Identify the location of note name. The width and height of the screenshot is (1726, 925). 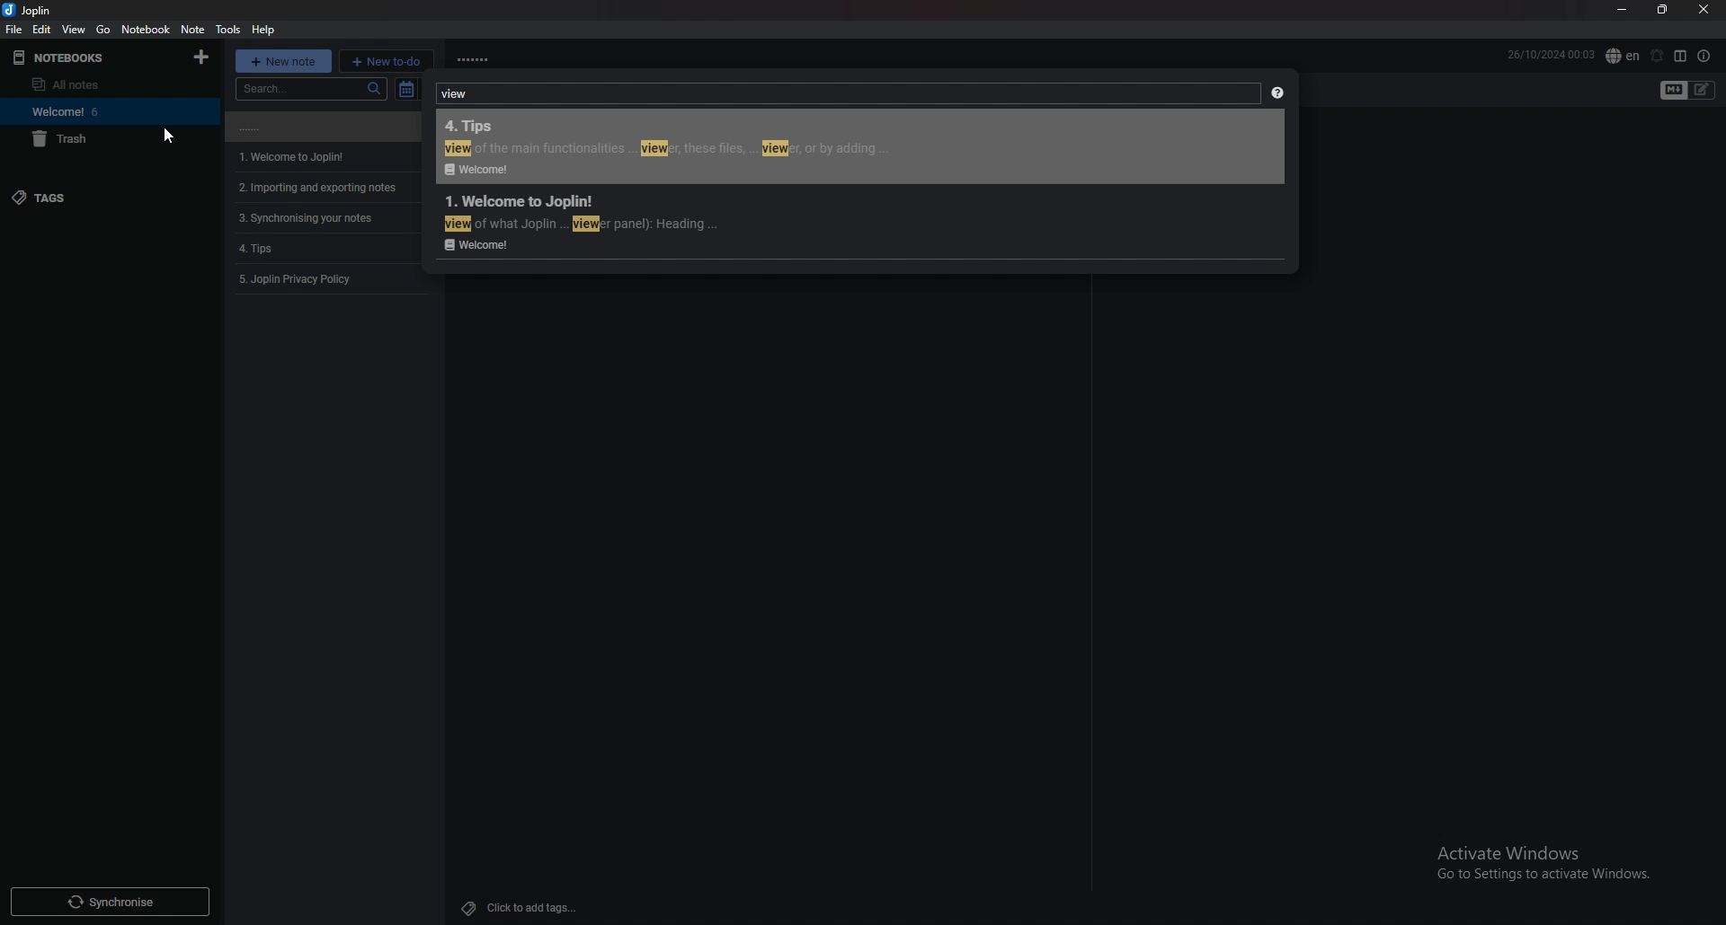
(498, 57).